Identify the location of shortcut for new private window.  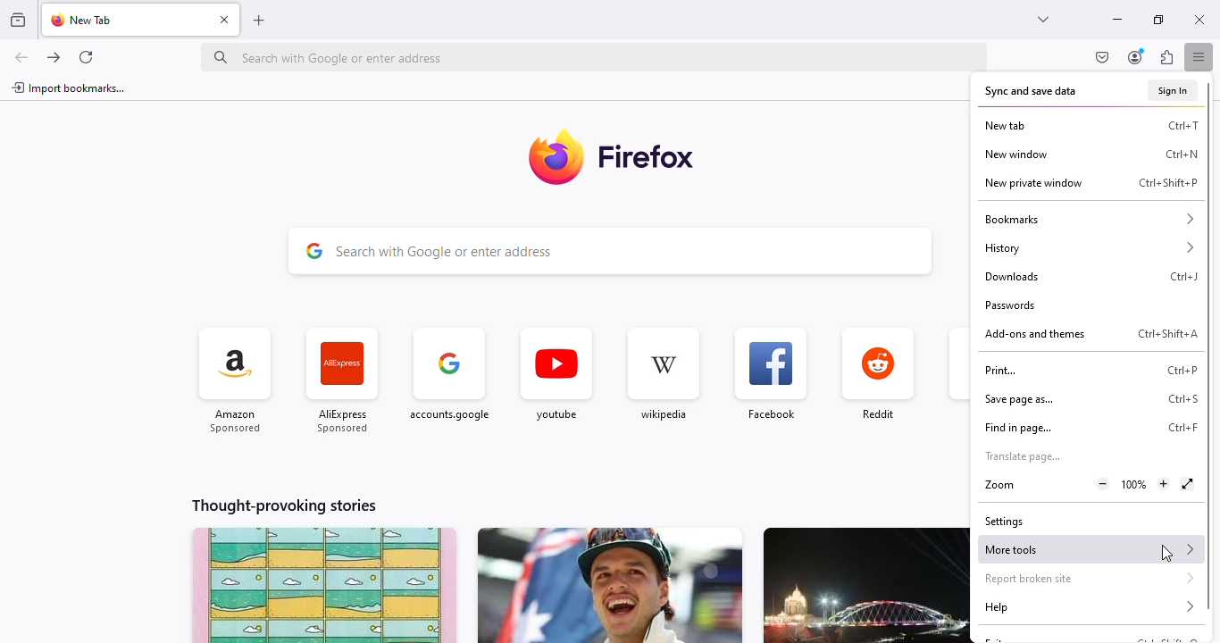
(1168, 183).